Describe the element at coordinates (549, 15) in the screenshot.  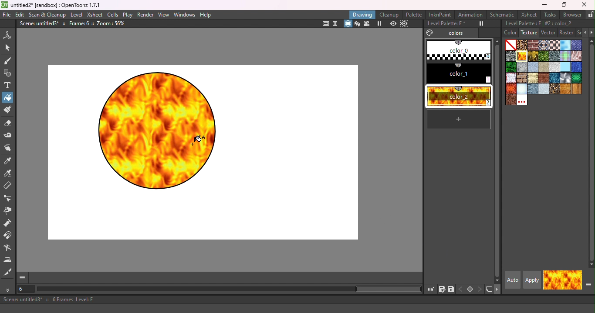
I see `Tasks` at that location.